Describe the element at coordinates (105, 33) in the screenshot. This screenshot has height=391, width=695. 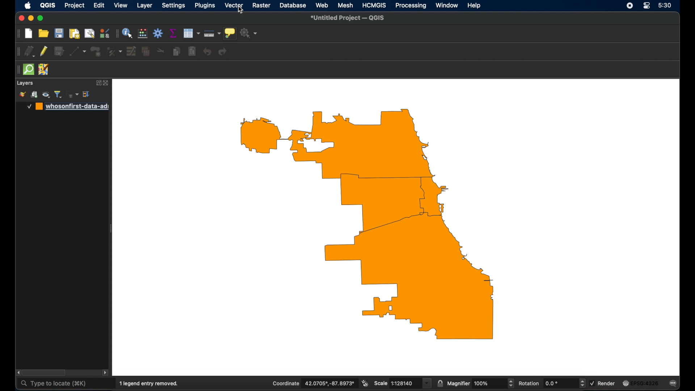
I see `style manager` at that location.